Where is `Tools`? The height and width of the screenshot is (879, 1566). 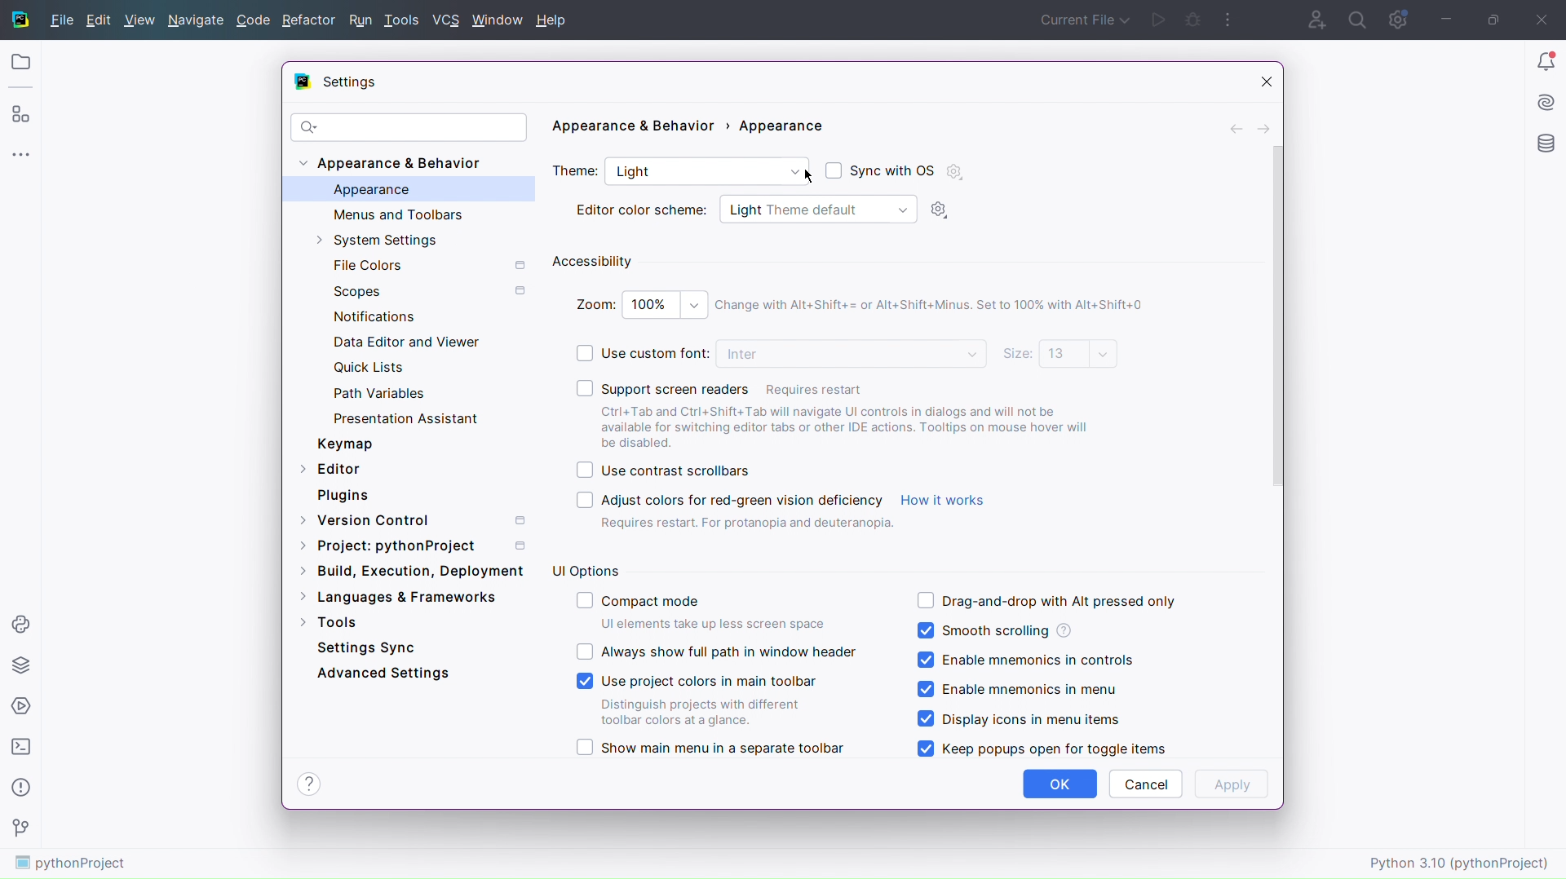
Tools is located at coordinates (404, 20).